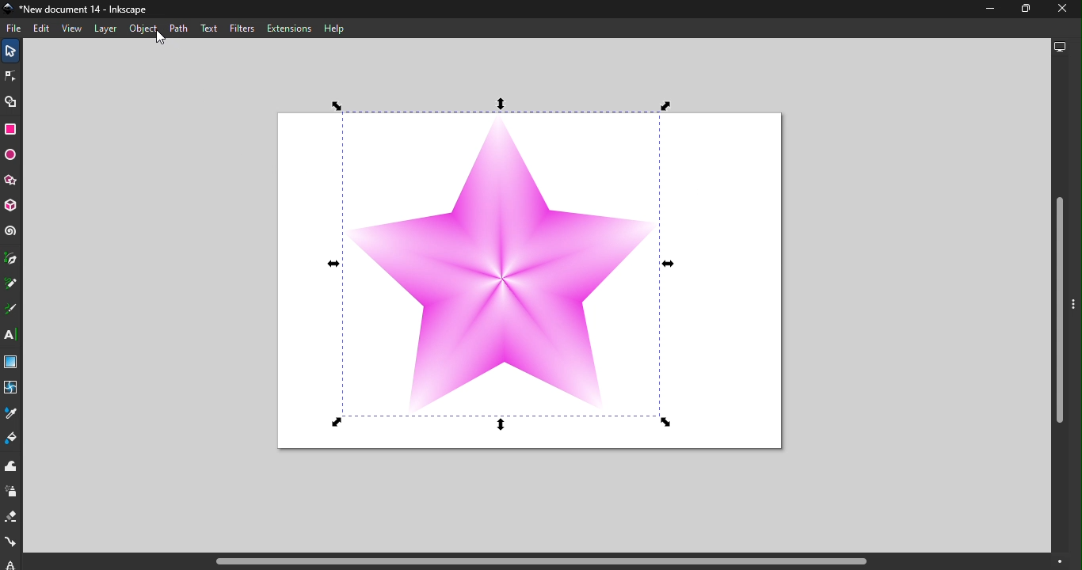 The height and width of the screenshot is (570, 1082). Describe the element at coordinates (10, 388) in the screenshot. I see `Mesh tool` at that location.